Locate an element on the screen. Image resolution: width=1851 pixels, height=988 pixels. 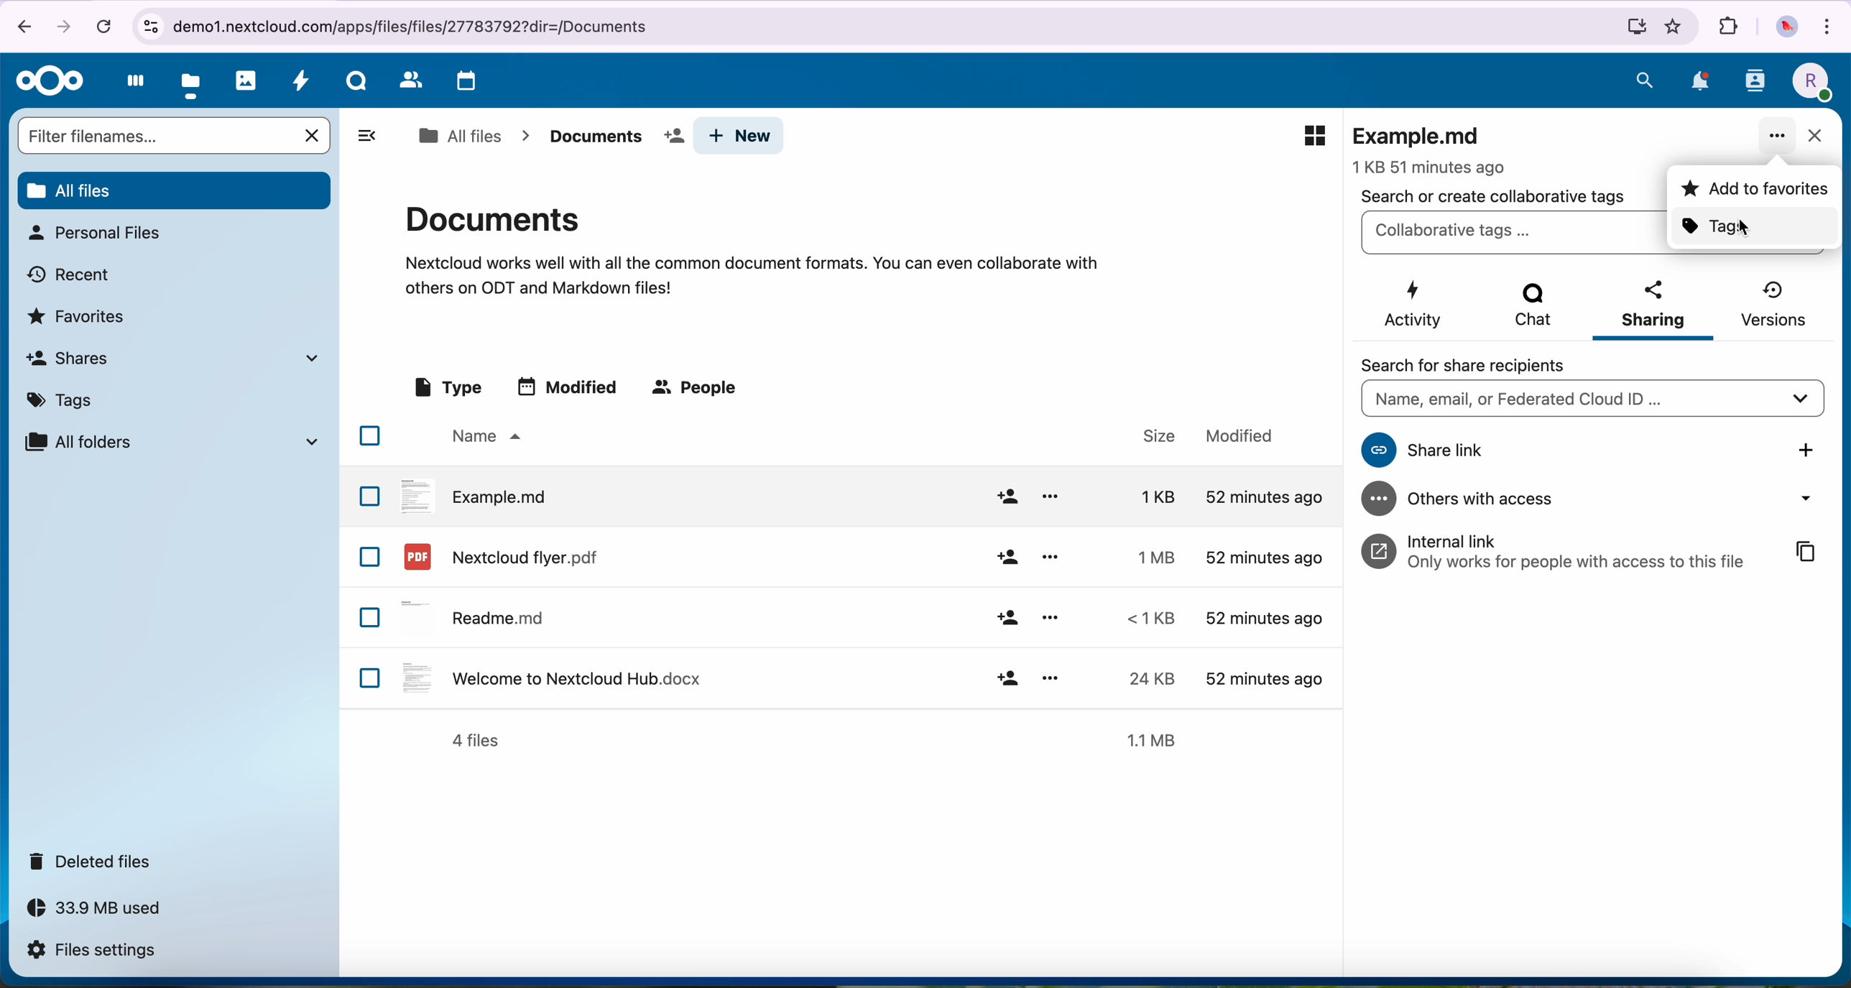
all files button is located at coordinates (173, 188).